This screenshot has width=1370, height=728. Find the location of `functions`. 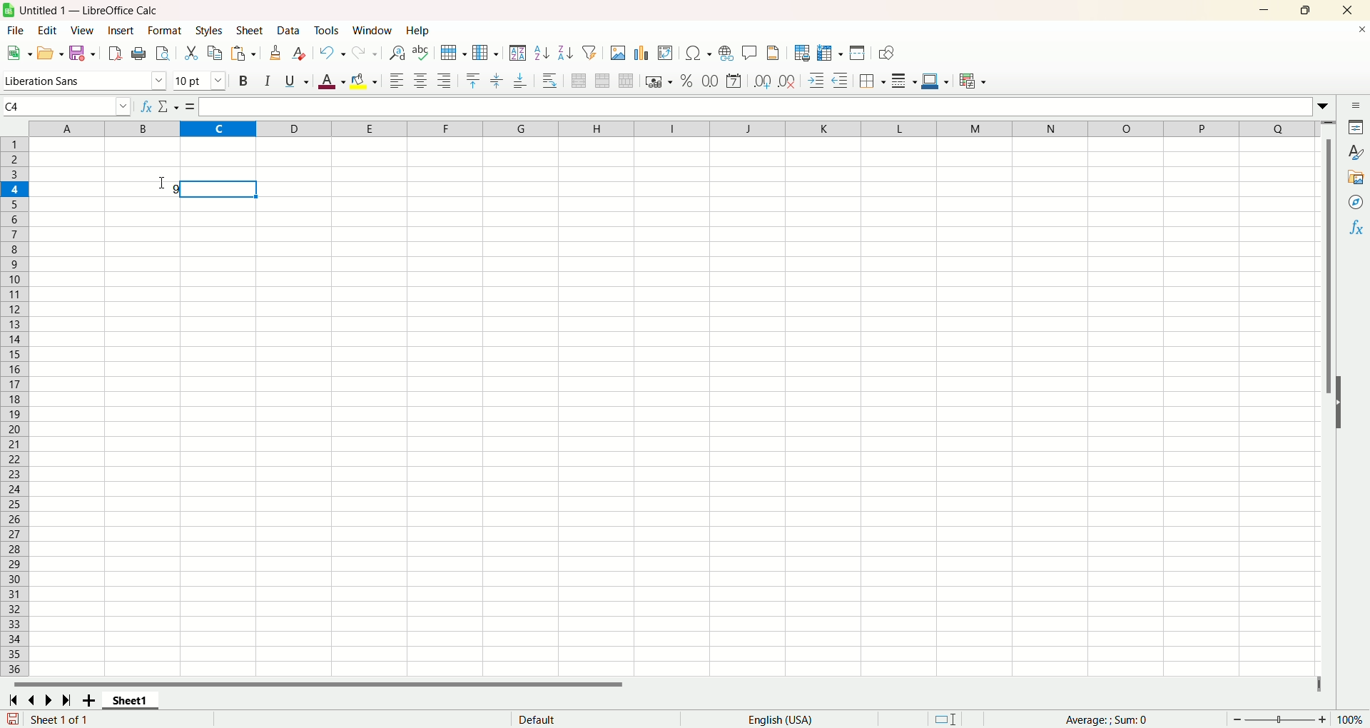

functions is located at coordinates (1115, 719).